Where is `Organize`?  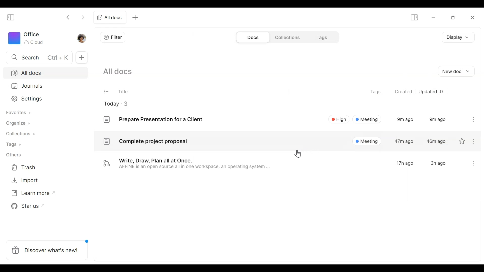 Organize is located at coordinates (19, 124).